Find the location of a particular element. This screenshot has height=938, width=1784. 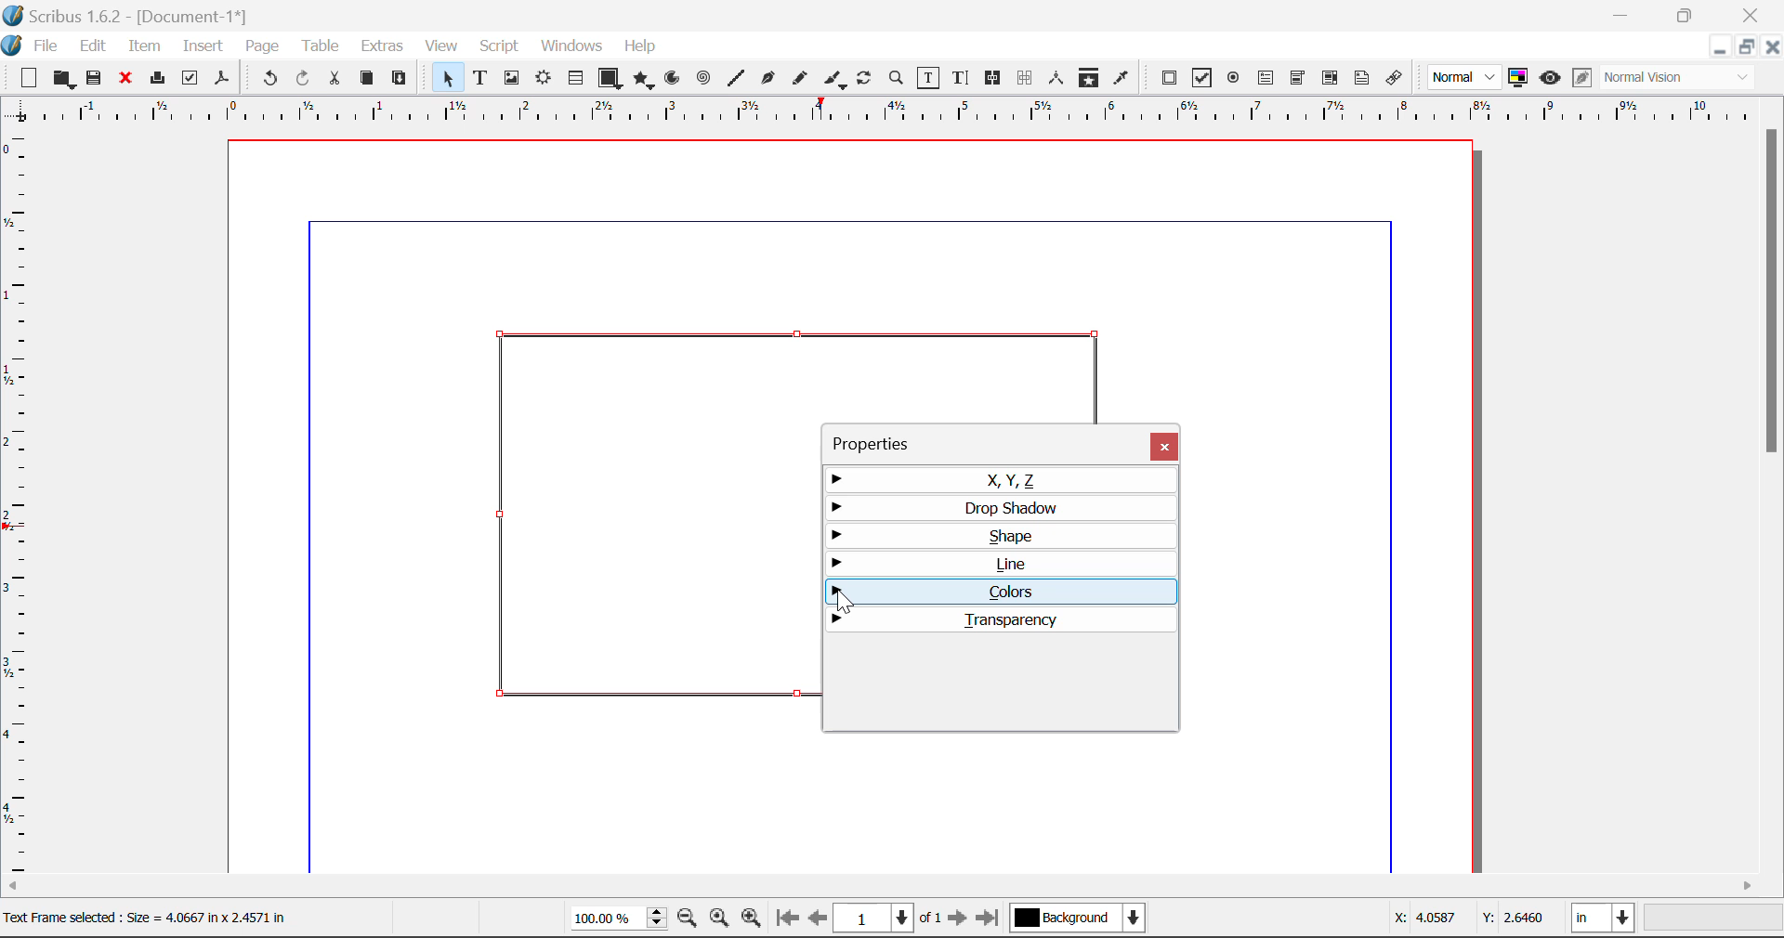

Edit is located at coordinates (93, 45).